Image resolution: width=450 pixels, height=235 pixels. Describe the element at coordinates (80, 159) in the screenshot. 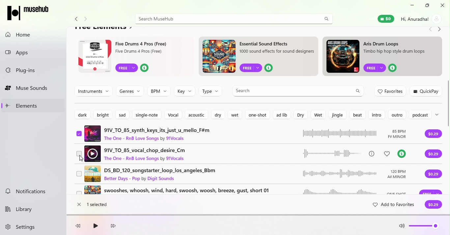

I see `cursor` at that location.